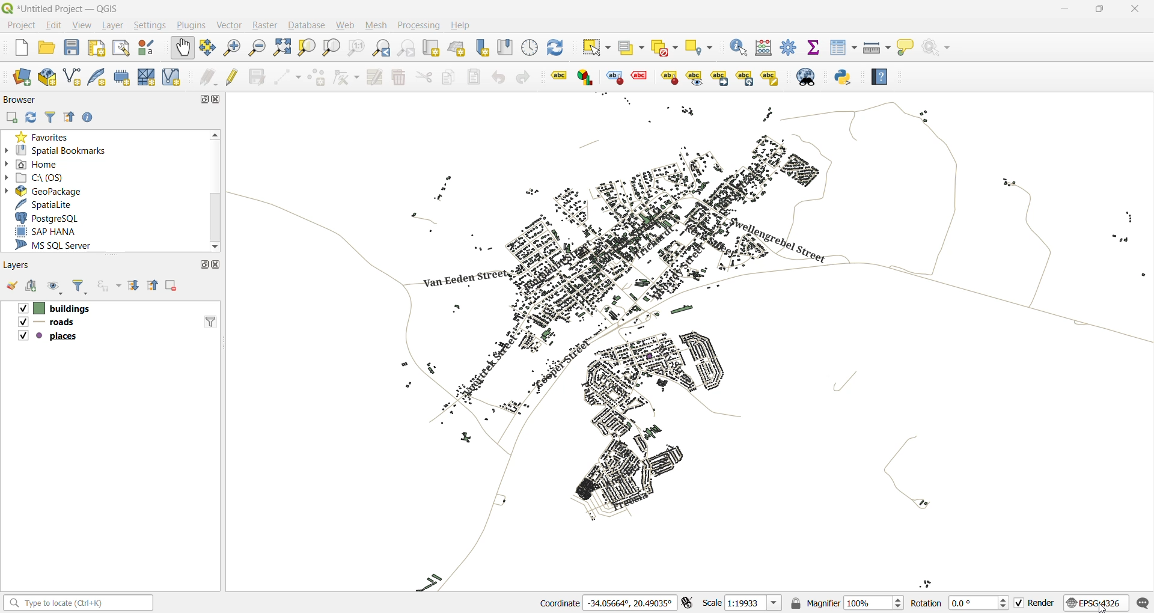  I want to click on maximize, so click(202, 266).